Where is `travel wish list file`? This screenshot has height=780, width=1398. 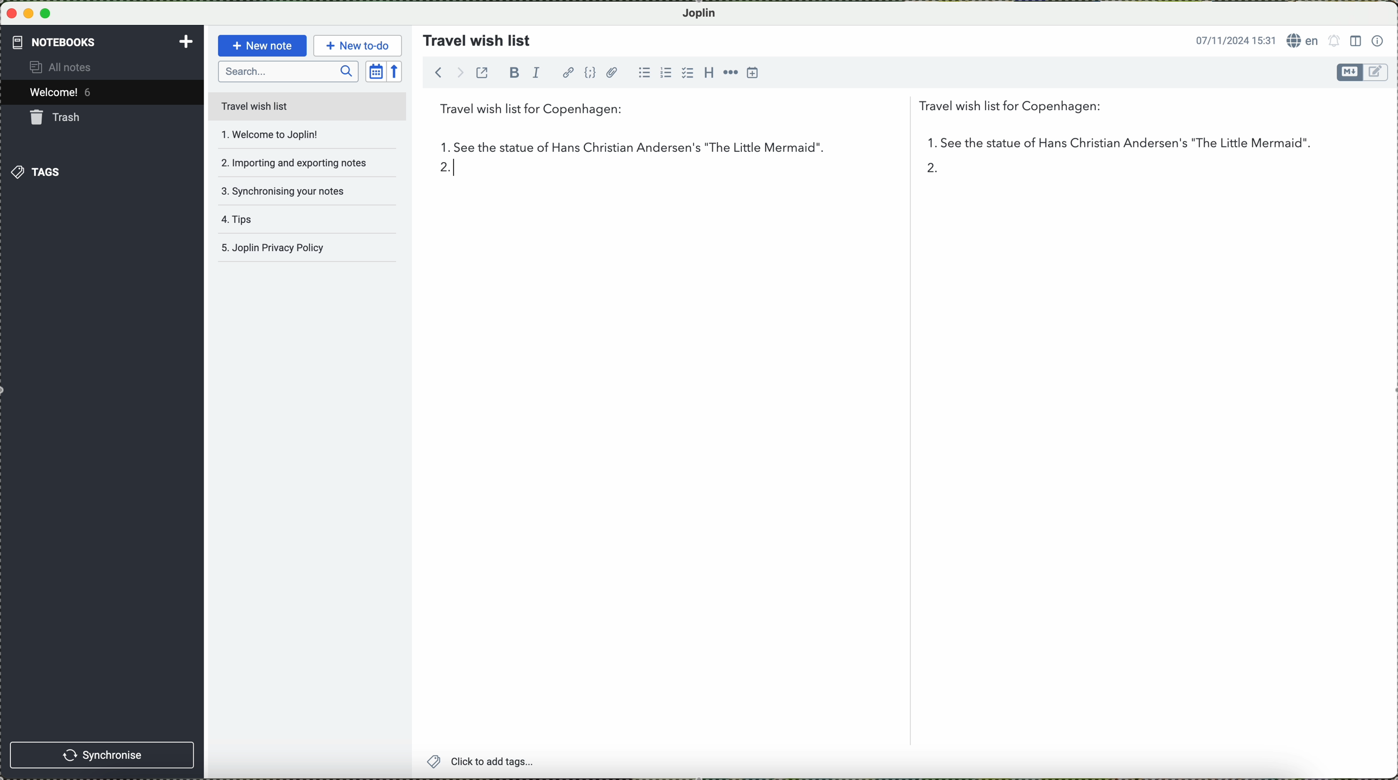 travel wish list file is located at coordinates (307, 106).